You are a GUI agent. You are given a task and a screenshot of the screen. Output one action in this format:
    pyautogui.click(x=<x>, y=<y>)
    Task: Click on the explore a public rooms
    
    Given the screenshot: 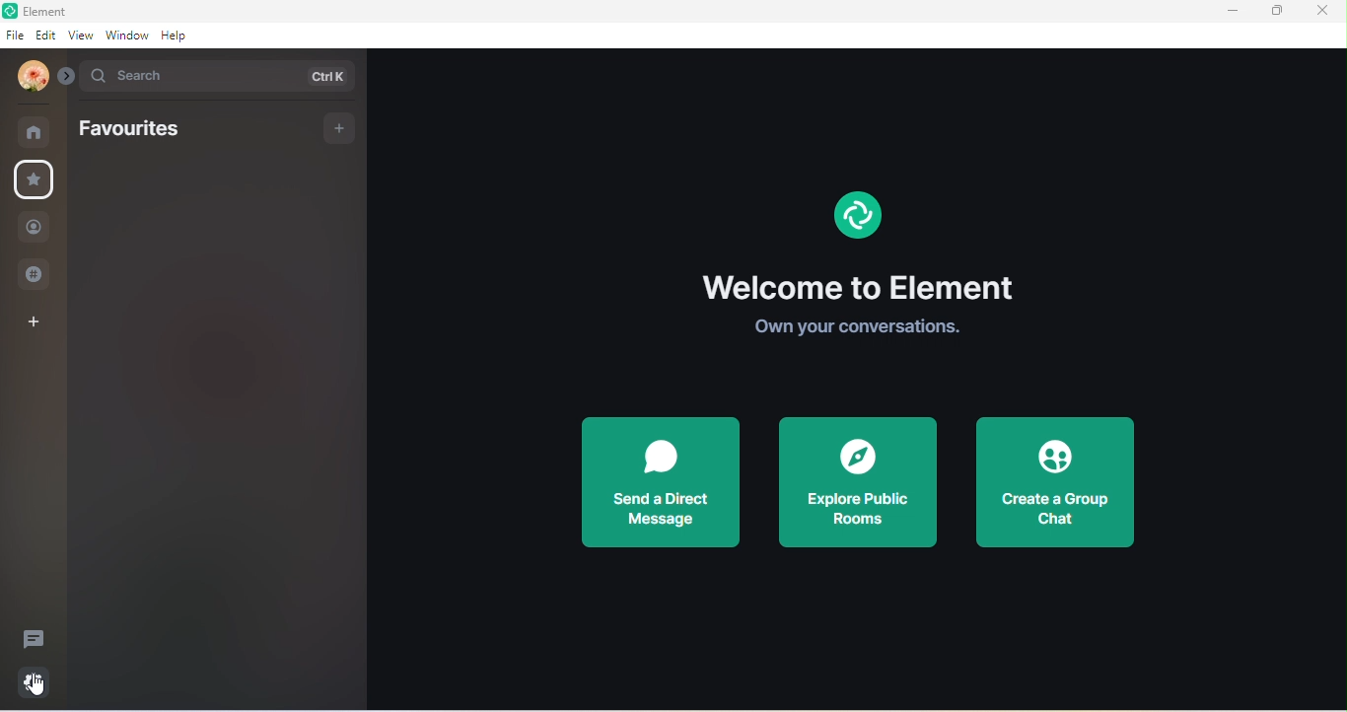 What is the action you would take?
    pyautogui.click(x=858, y=483)
    